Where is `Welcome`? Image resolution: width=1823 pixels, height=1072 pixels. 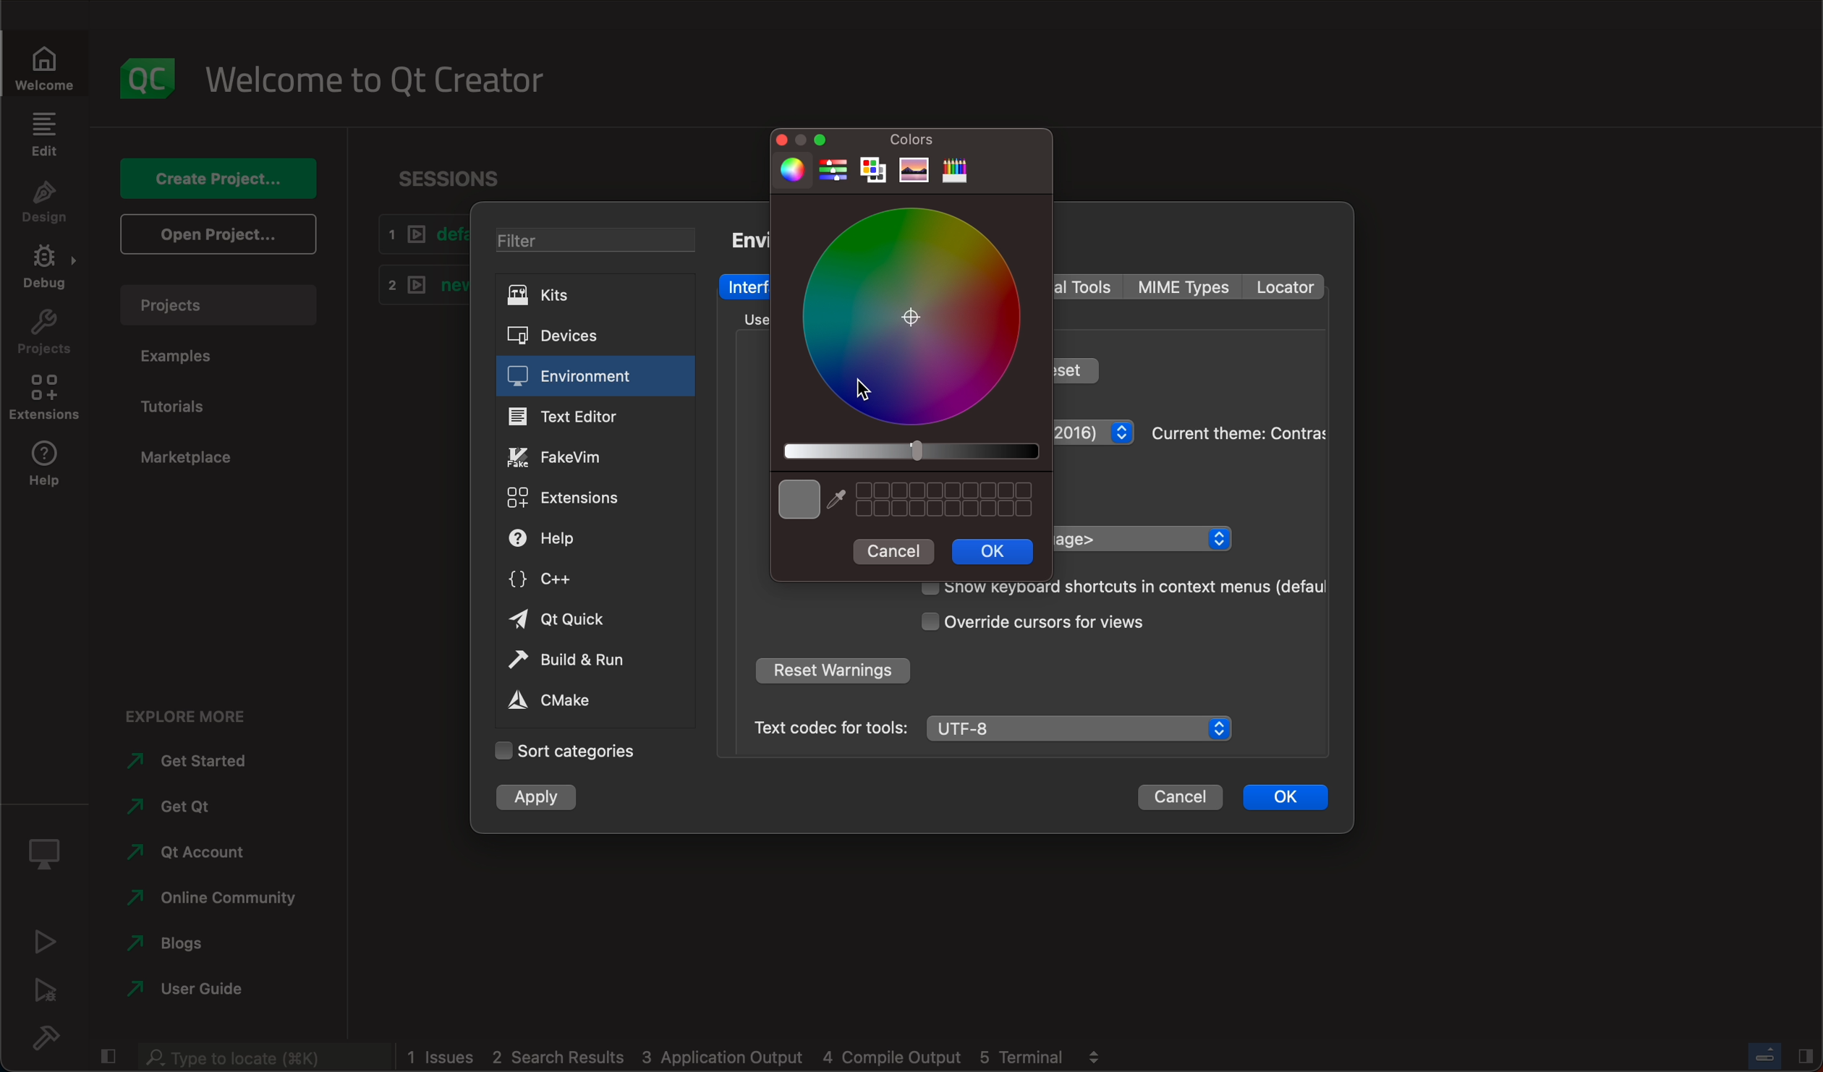 Welcome is located at coordinates (47, 64).